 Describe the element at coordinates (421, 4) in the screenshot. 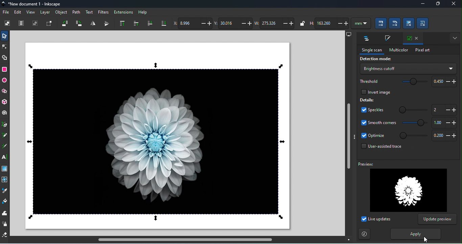

I see `Minimize` at that location.